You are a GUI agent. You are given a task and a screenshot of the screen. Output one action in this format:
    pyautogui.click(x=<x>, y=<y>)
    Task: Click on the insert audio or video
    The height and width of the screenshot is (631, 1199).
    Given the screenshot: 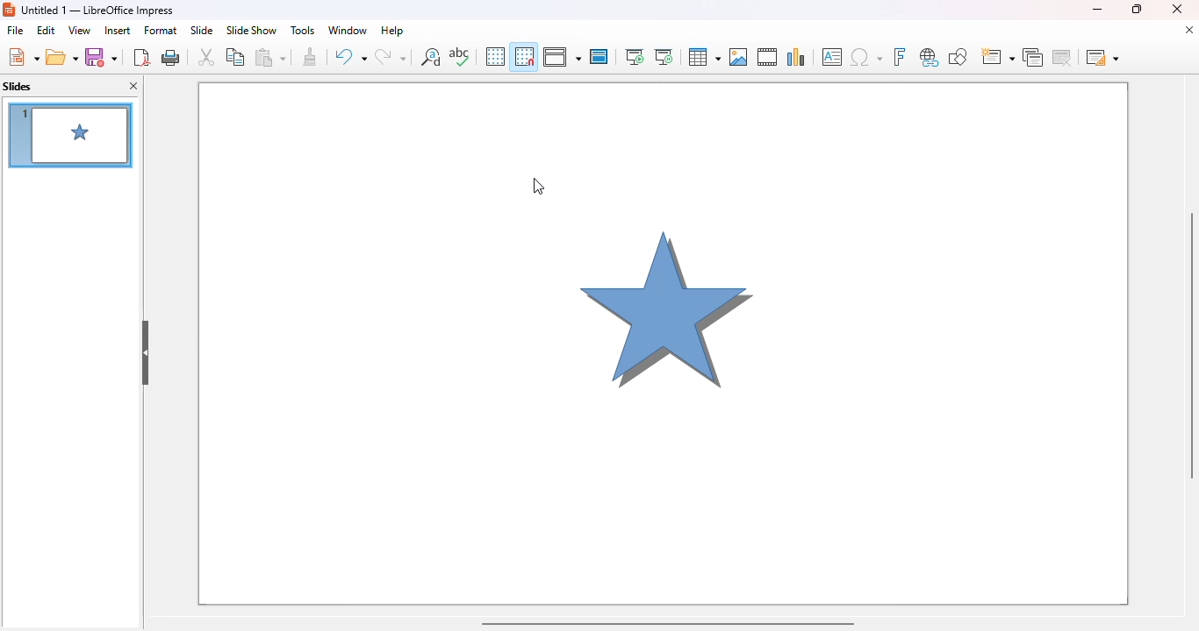 What is the action you would take?
    pyautogui.click(x=768, y=57)
    